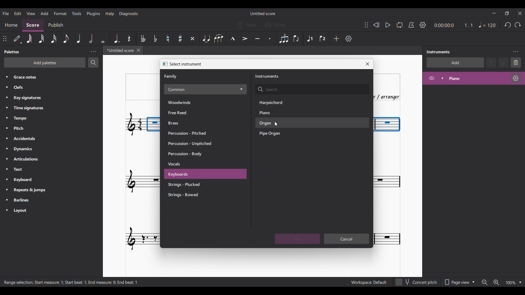  I want to click on View menu, so click(30, 13).